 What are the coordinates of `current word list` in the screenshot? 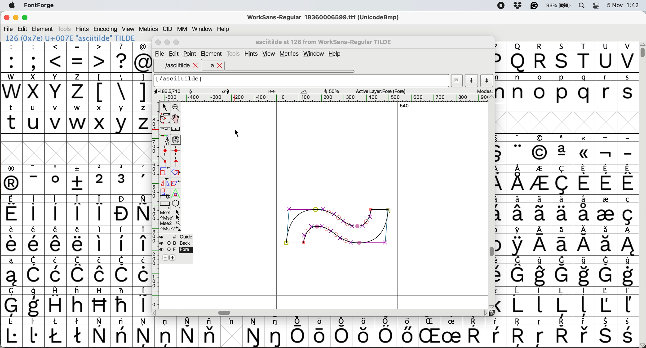 It's located at (457, 81).